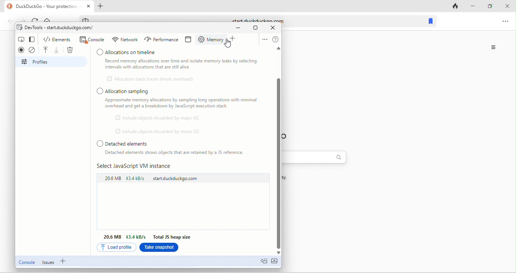 This screenshot has width=516, height=273. What do you see at coordinates (159, 248) in the screenshot?
I see `take snapshot` at bounding box center [159, 248].